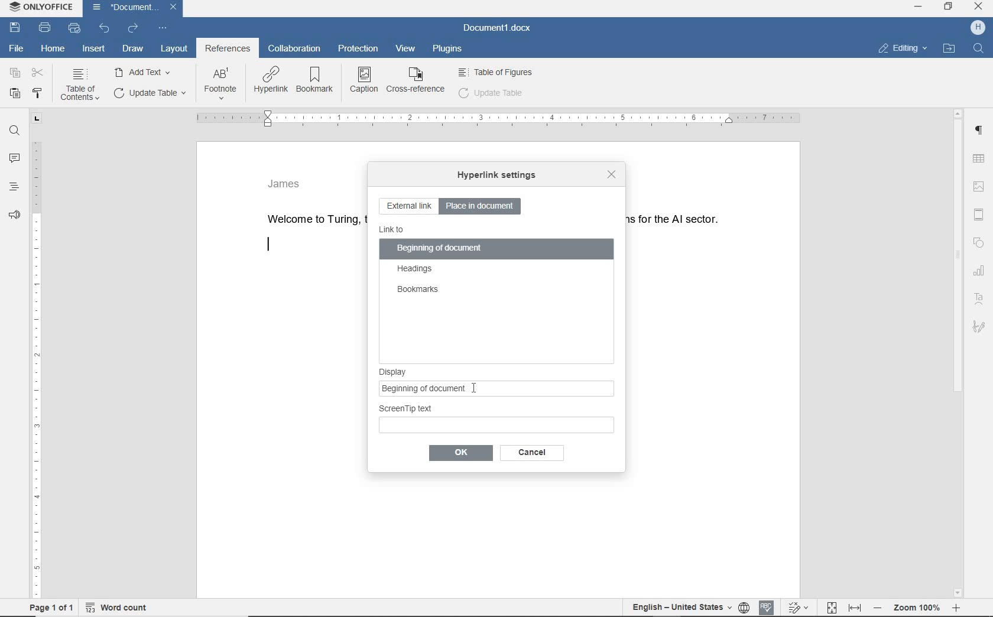 This screenshot has width=993, height=617. I want to click on ruler, so click(35, 356).